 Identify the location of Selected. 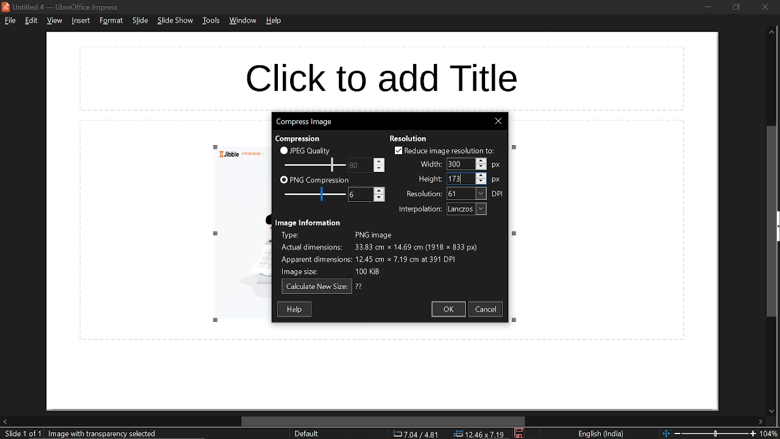
(456, 164).